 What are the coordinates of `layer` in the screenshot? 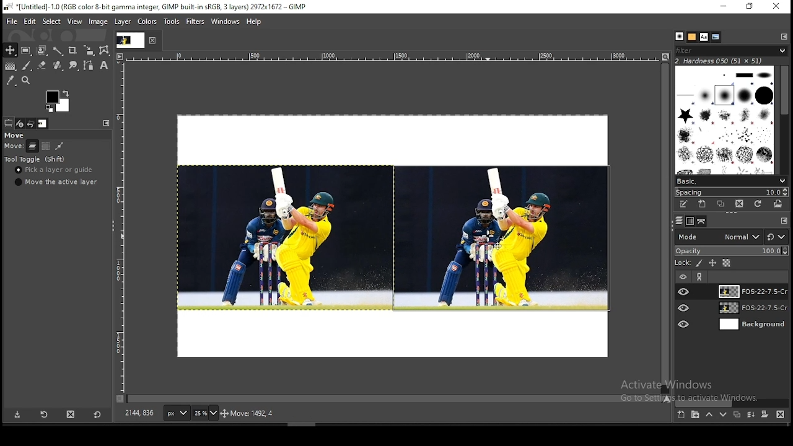 It's located at (751, 325).